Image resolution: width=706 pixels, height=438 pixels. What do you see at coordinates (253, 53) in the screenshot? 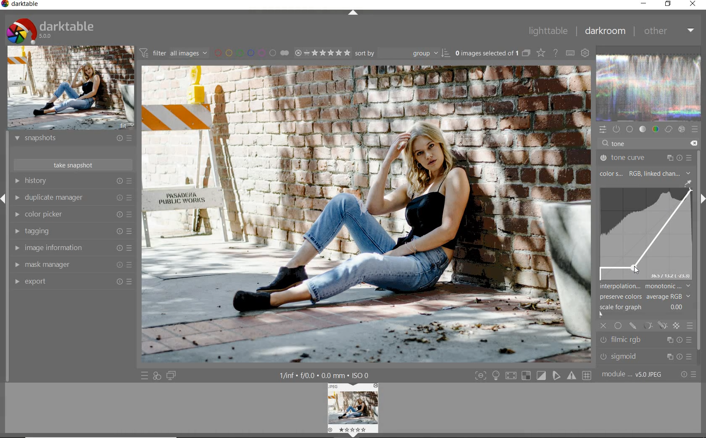
I see `filter by image color` at bounding box center [253, 53].